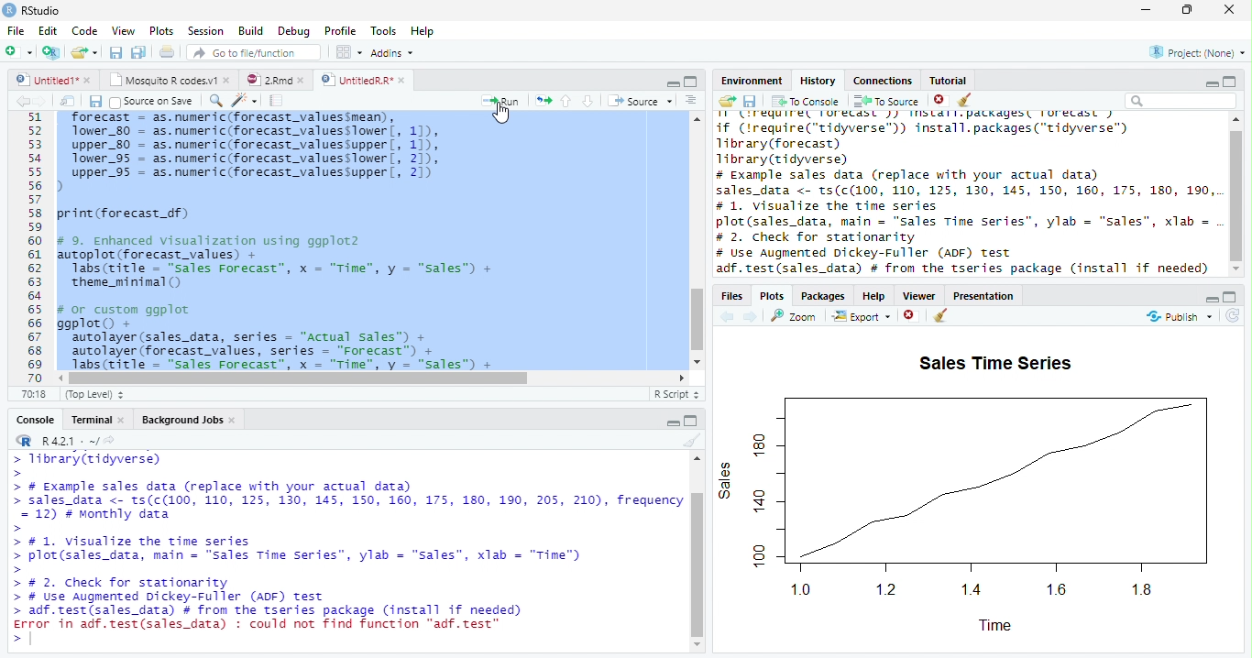 Image resolution: width=1252 pixels, height=658 pixels. What do you see at coordinates (382, 30) in the screenshot?
I see `Tools` at bounding box center [382, 30].